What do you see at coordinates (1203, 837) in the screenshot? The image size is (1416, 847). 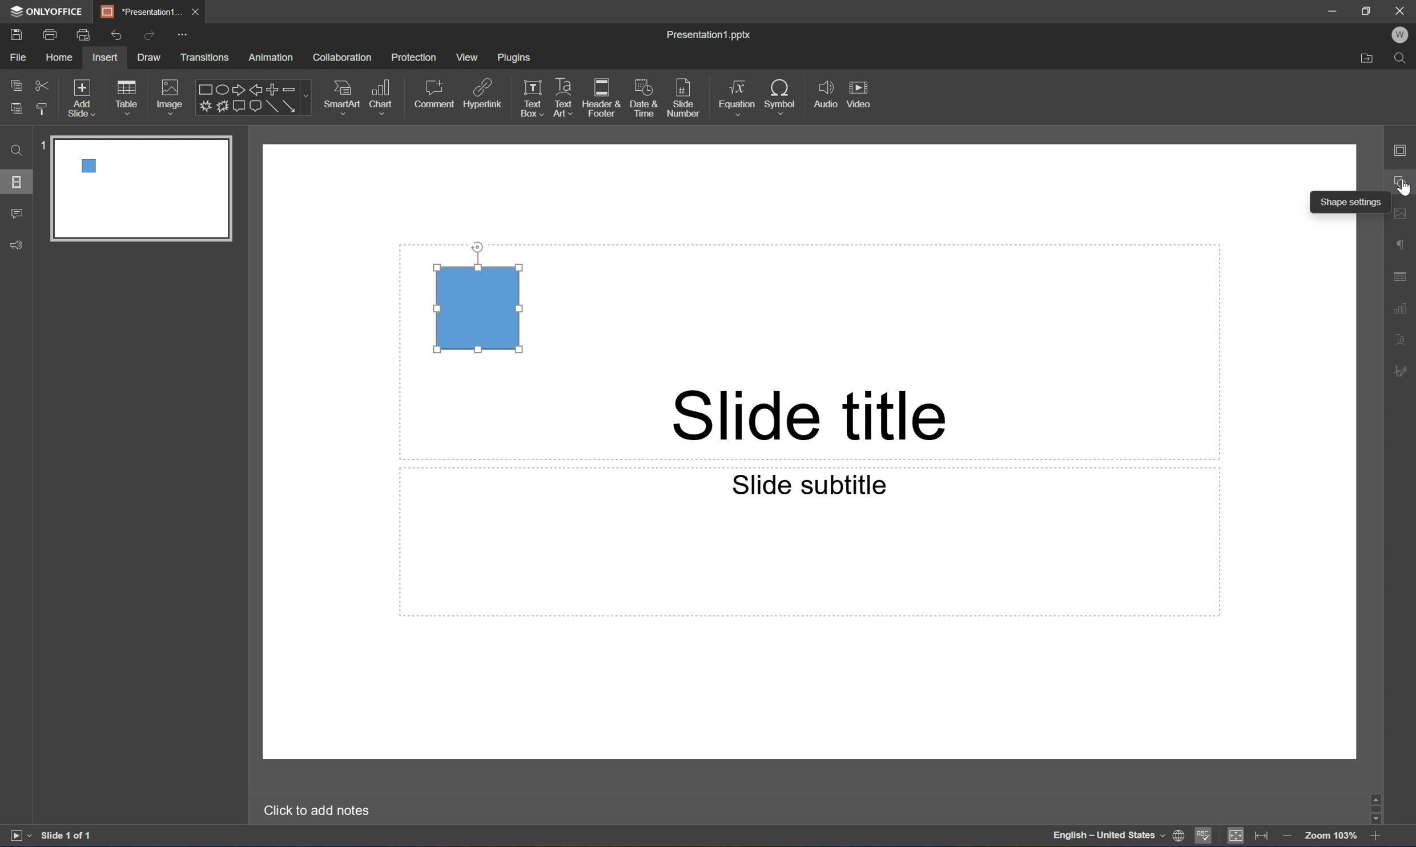 I see `Spell checking` at bounding box center [1203, 837].